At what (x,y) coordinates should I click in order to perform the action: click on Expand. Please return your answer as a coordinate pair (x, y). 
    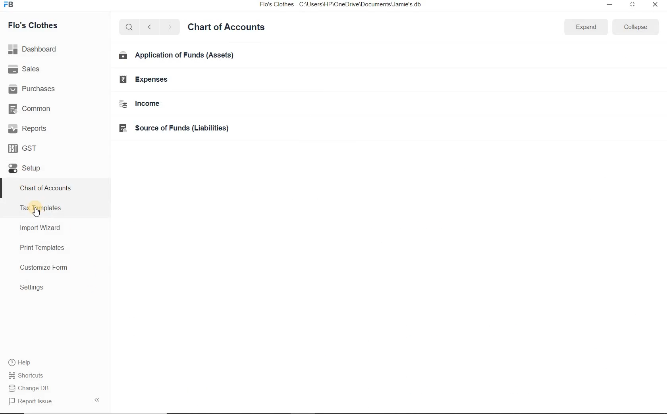
    Looking at the image, I should click on (587, 26).